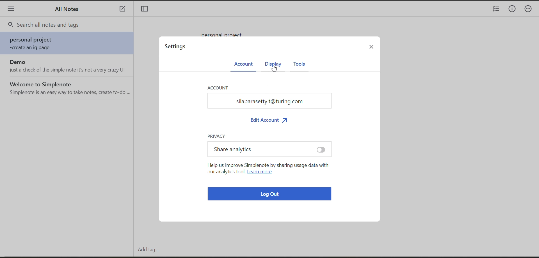 This screenshot has height=258, width=539. Describe the element at coordinates (512, 9) in the screenshot. I see `infor` at that location.